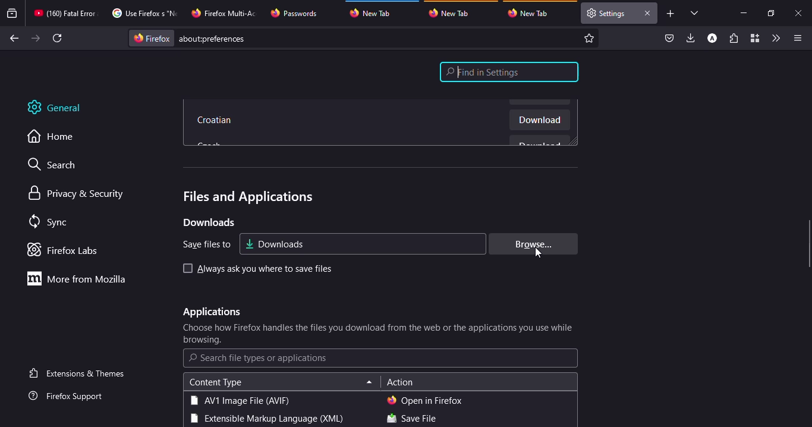  I want to click on tab, so click(225, 12).